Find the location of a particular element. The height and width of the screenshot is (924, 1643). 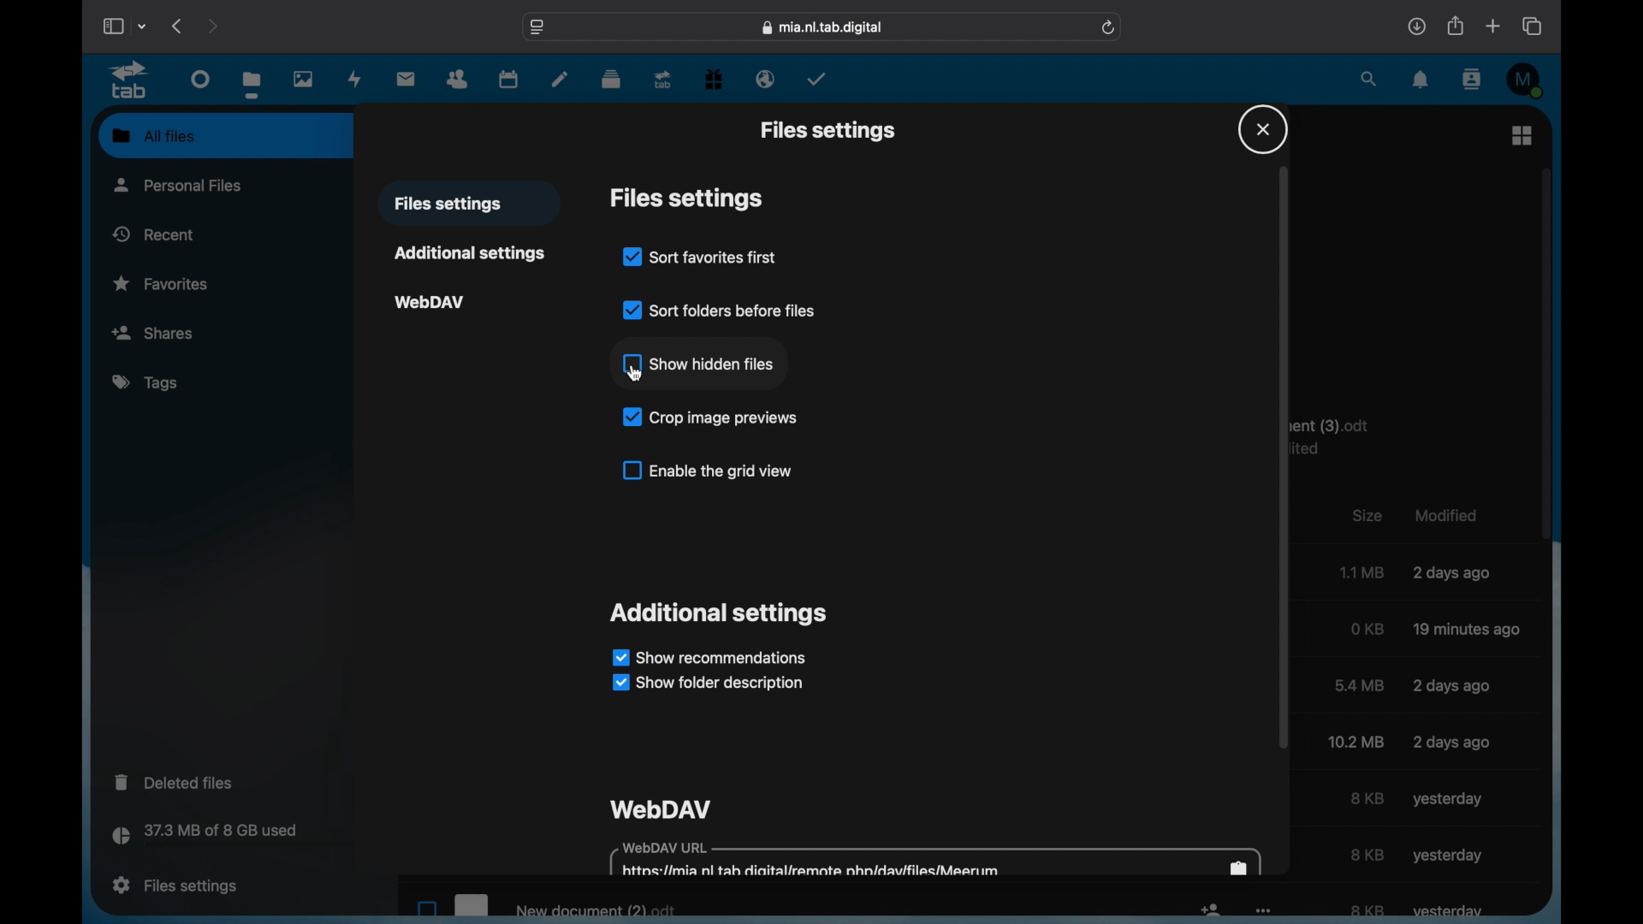

modified is located at coordinates (1468, 631).